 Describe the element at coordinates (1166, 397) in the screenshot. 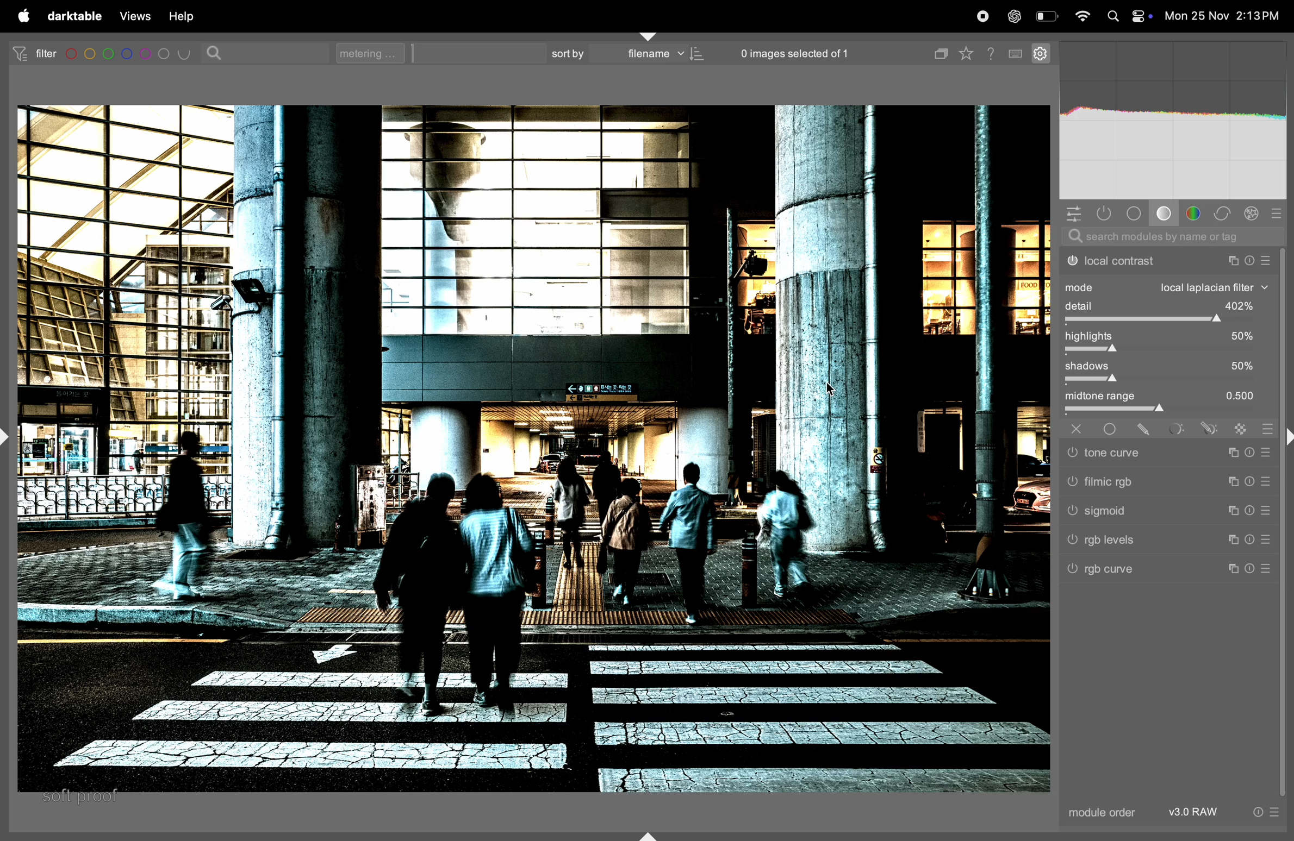

I see `midtone` at that location.